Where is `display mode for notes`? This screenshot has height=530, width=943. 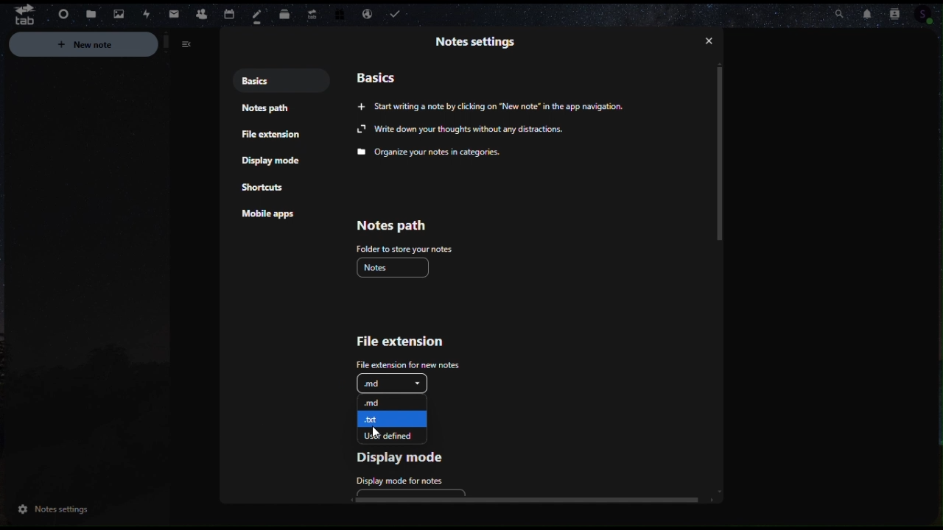 display mode for notes is located at coordinates (396, 479).